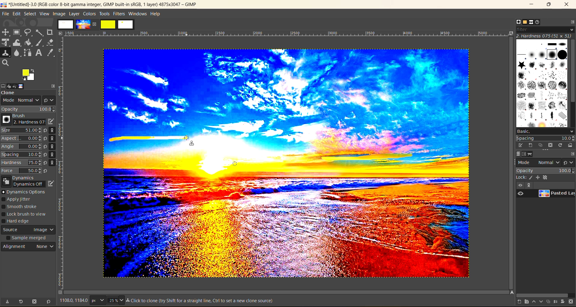 This screenshot has height=307, width=576. What do you see at coordinates (569, 162) in the screenshot?
I see `switch to another group` at bounding box center [569, 162].